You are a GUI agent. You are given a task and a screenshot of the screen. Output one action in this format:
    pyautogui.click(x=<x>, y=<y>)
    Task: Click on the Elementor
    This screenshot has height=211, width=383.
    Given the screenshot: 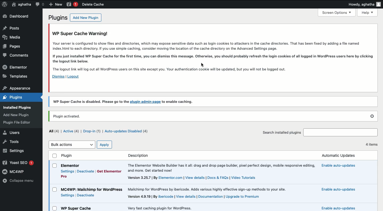 What is the action you would take?
    pyautogui.click(x=16, y=67)
    